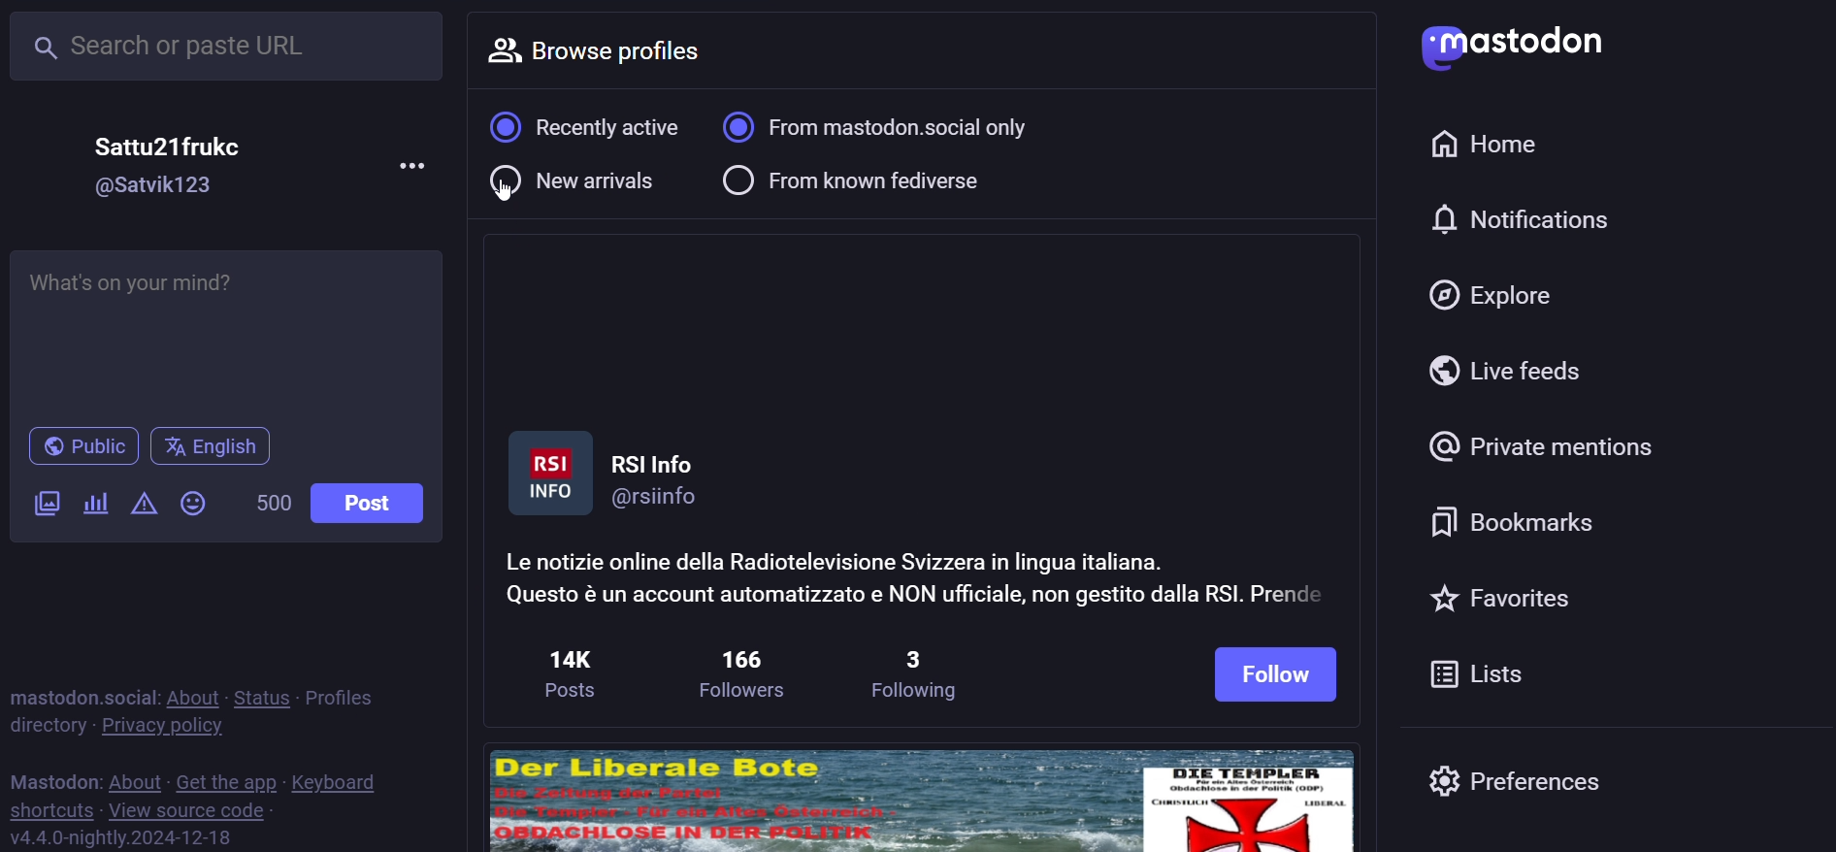 The image size is (1836, 852). Describe the element at coordinates (1527, 783) in the screenshot. I see `preferences` at that location.